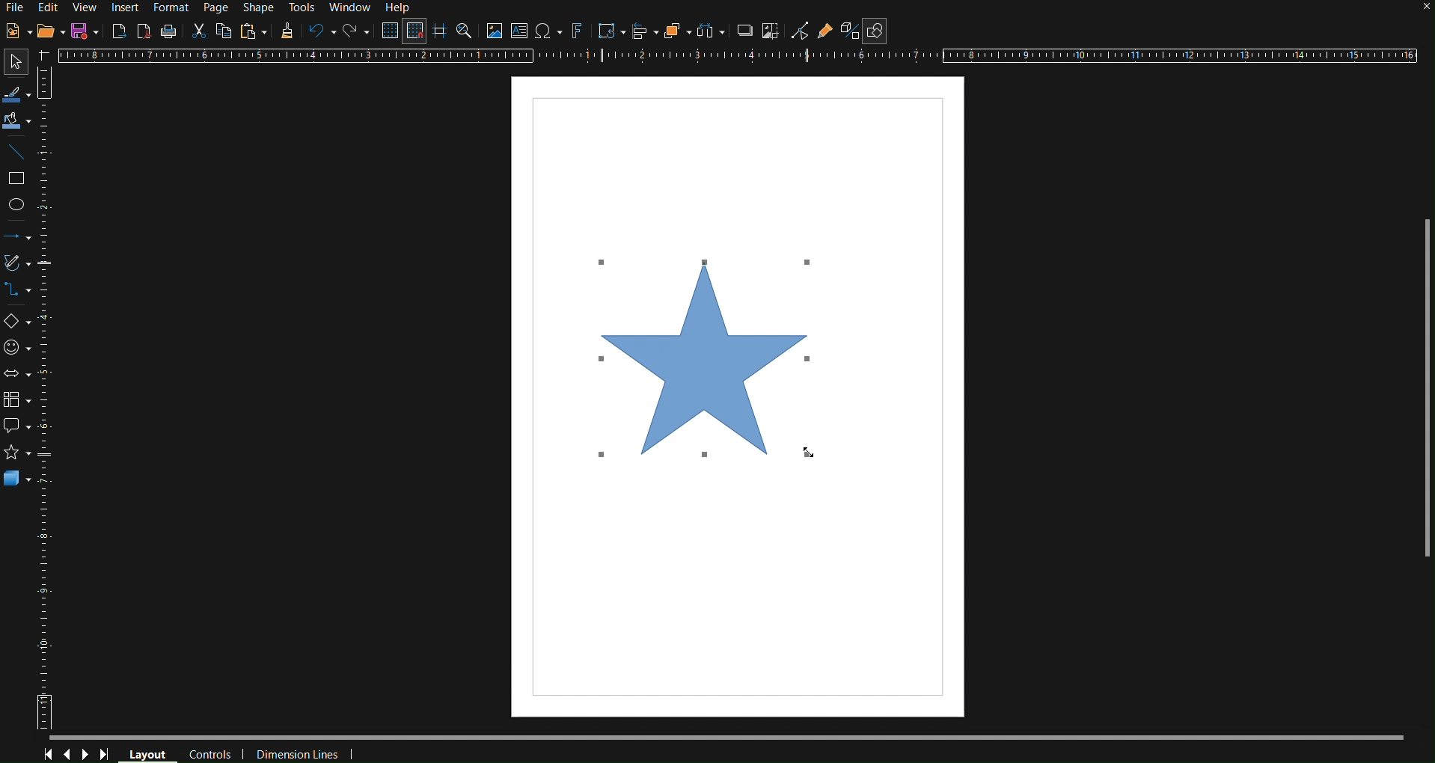 The height and width of the screenshot is (763, 1435). What do you see at coordinates (85, 30) in the screenshot?
I see `Save` at bounding box center [85, 30].